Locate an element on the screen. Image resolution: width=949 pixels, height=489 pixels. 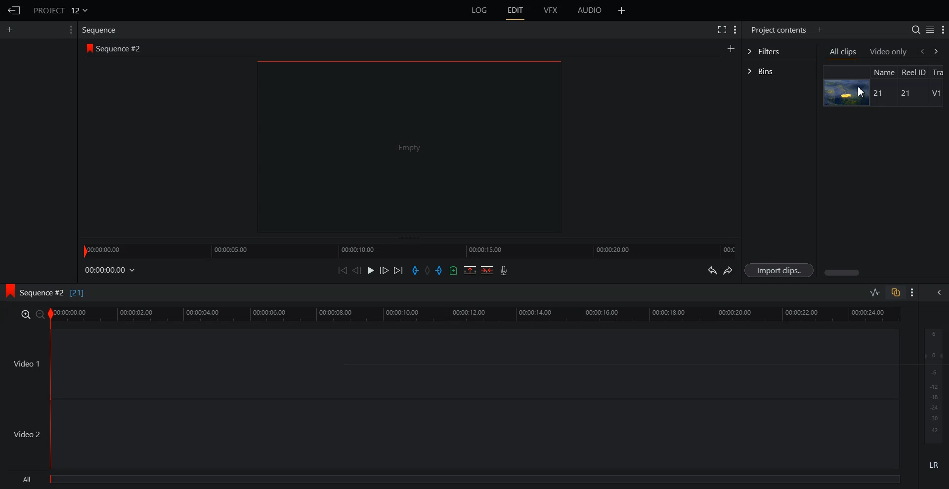
All is located at coordinates (454, 480).